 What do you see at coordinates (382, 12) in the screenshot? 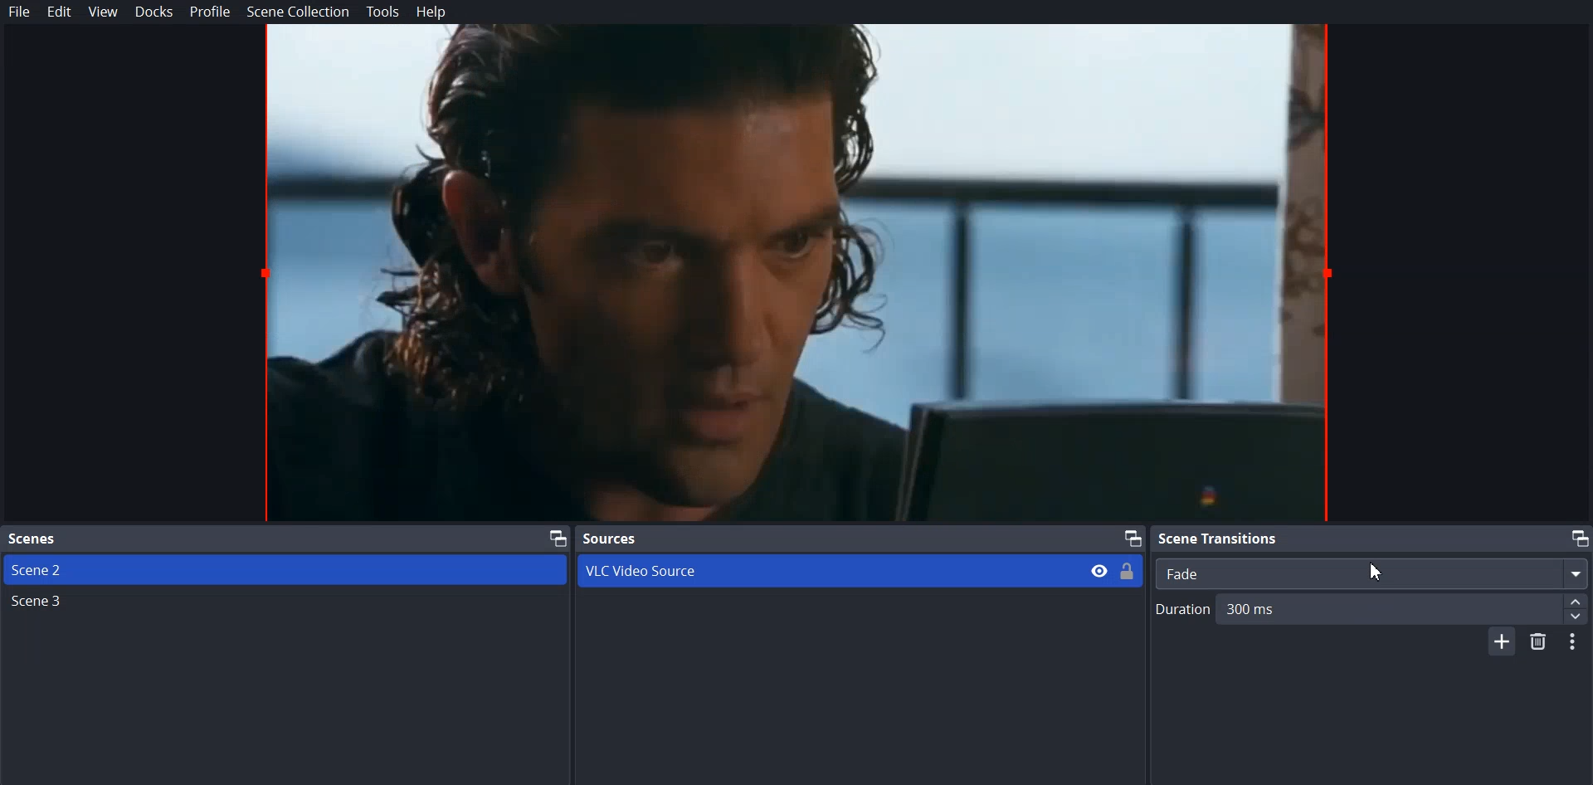
I see `Tools` at bounding box center [382, 12].